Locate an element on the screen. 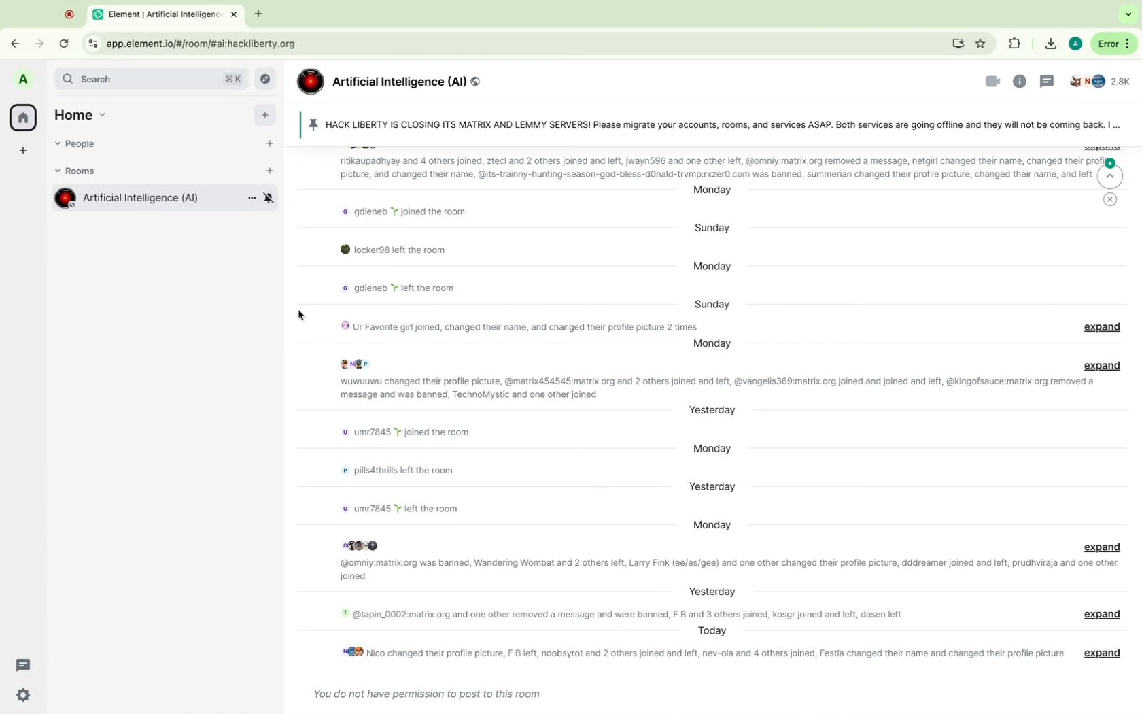 The image size is (1142, 714). threads is located at coordinates (22, 664).